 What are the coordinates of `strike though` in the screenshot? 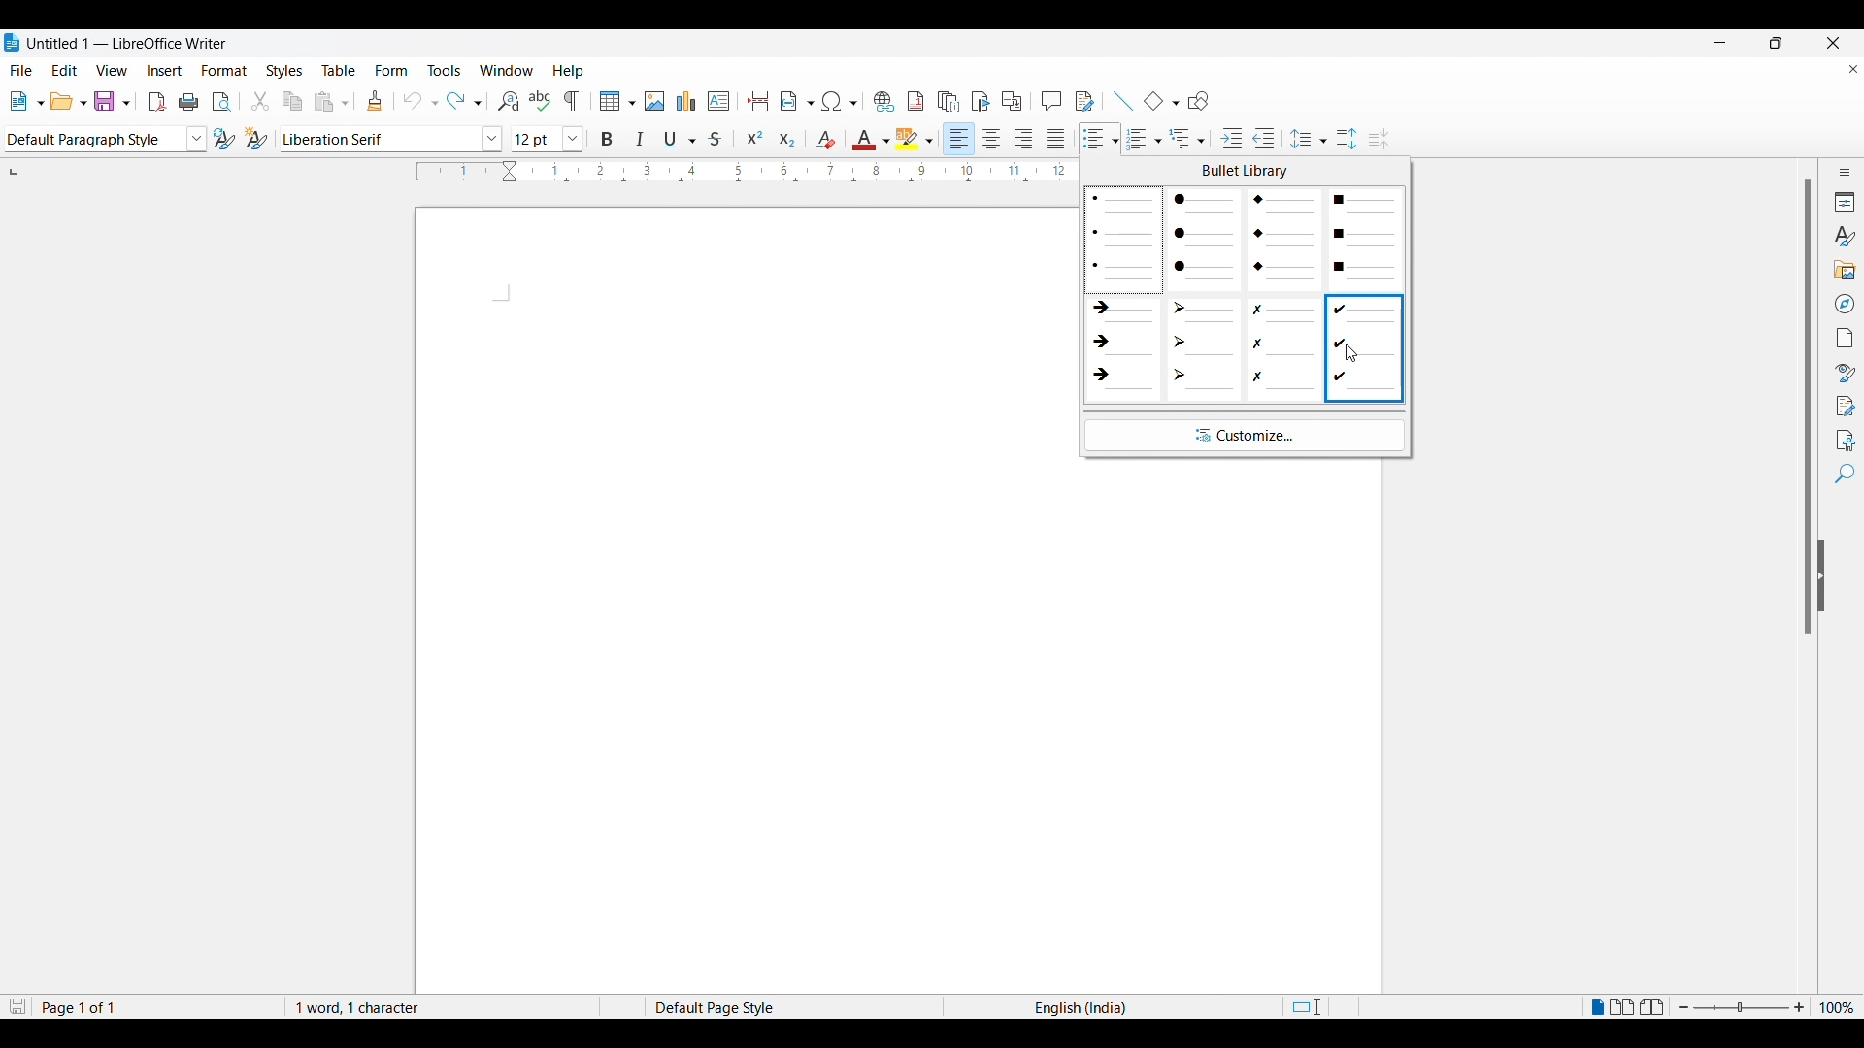 It's located at (721, 138).